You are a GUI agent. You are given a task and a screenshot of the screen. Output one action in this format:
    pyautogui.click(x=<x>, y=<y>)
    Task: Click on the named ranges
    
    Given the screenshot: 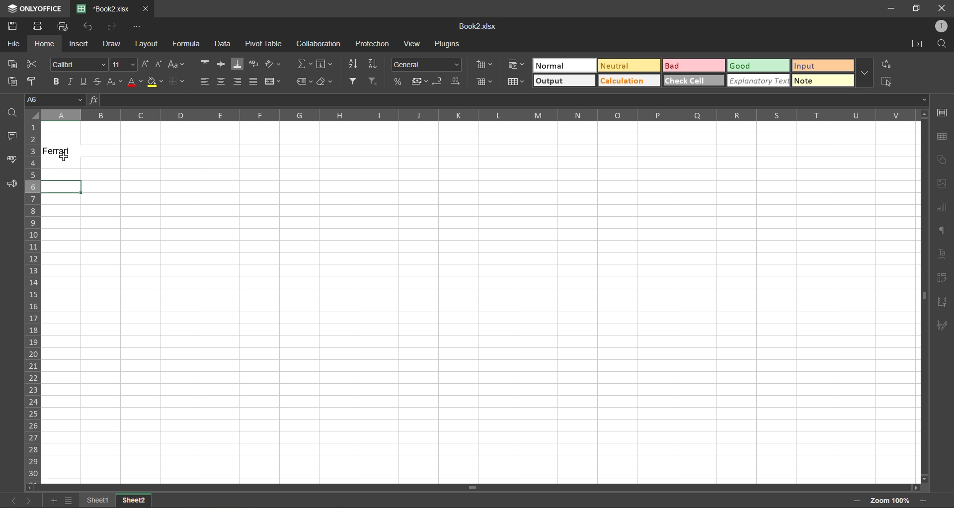 What is the action you would take?
    pyautogui.click(x=305, y=82)
    